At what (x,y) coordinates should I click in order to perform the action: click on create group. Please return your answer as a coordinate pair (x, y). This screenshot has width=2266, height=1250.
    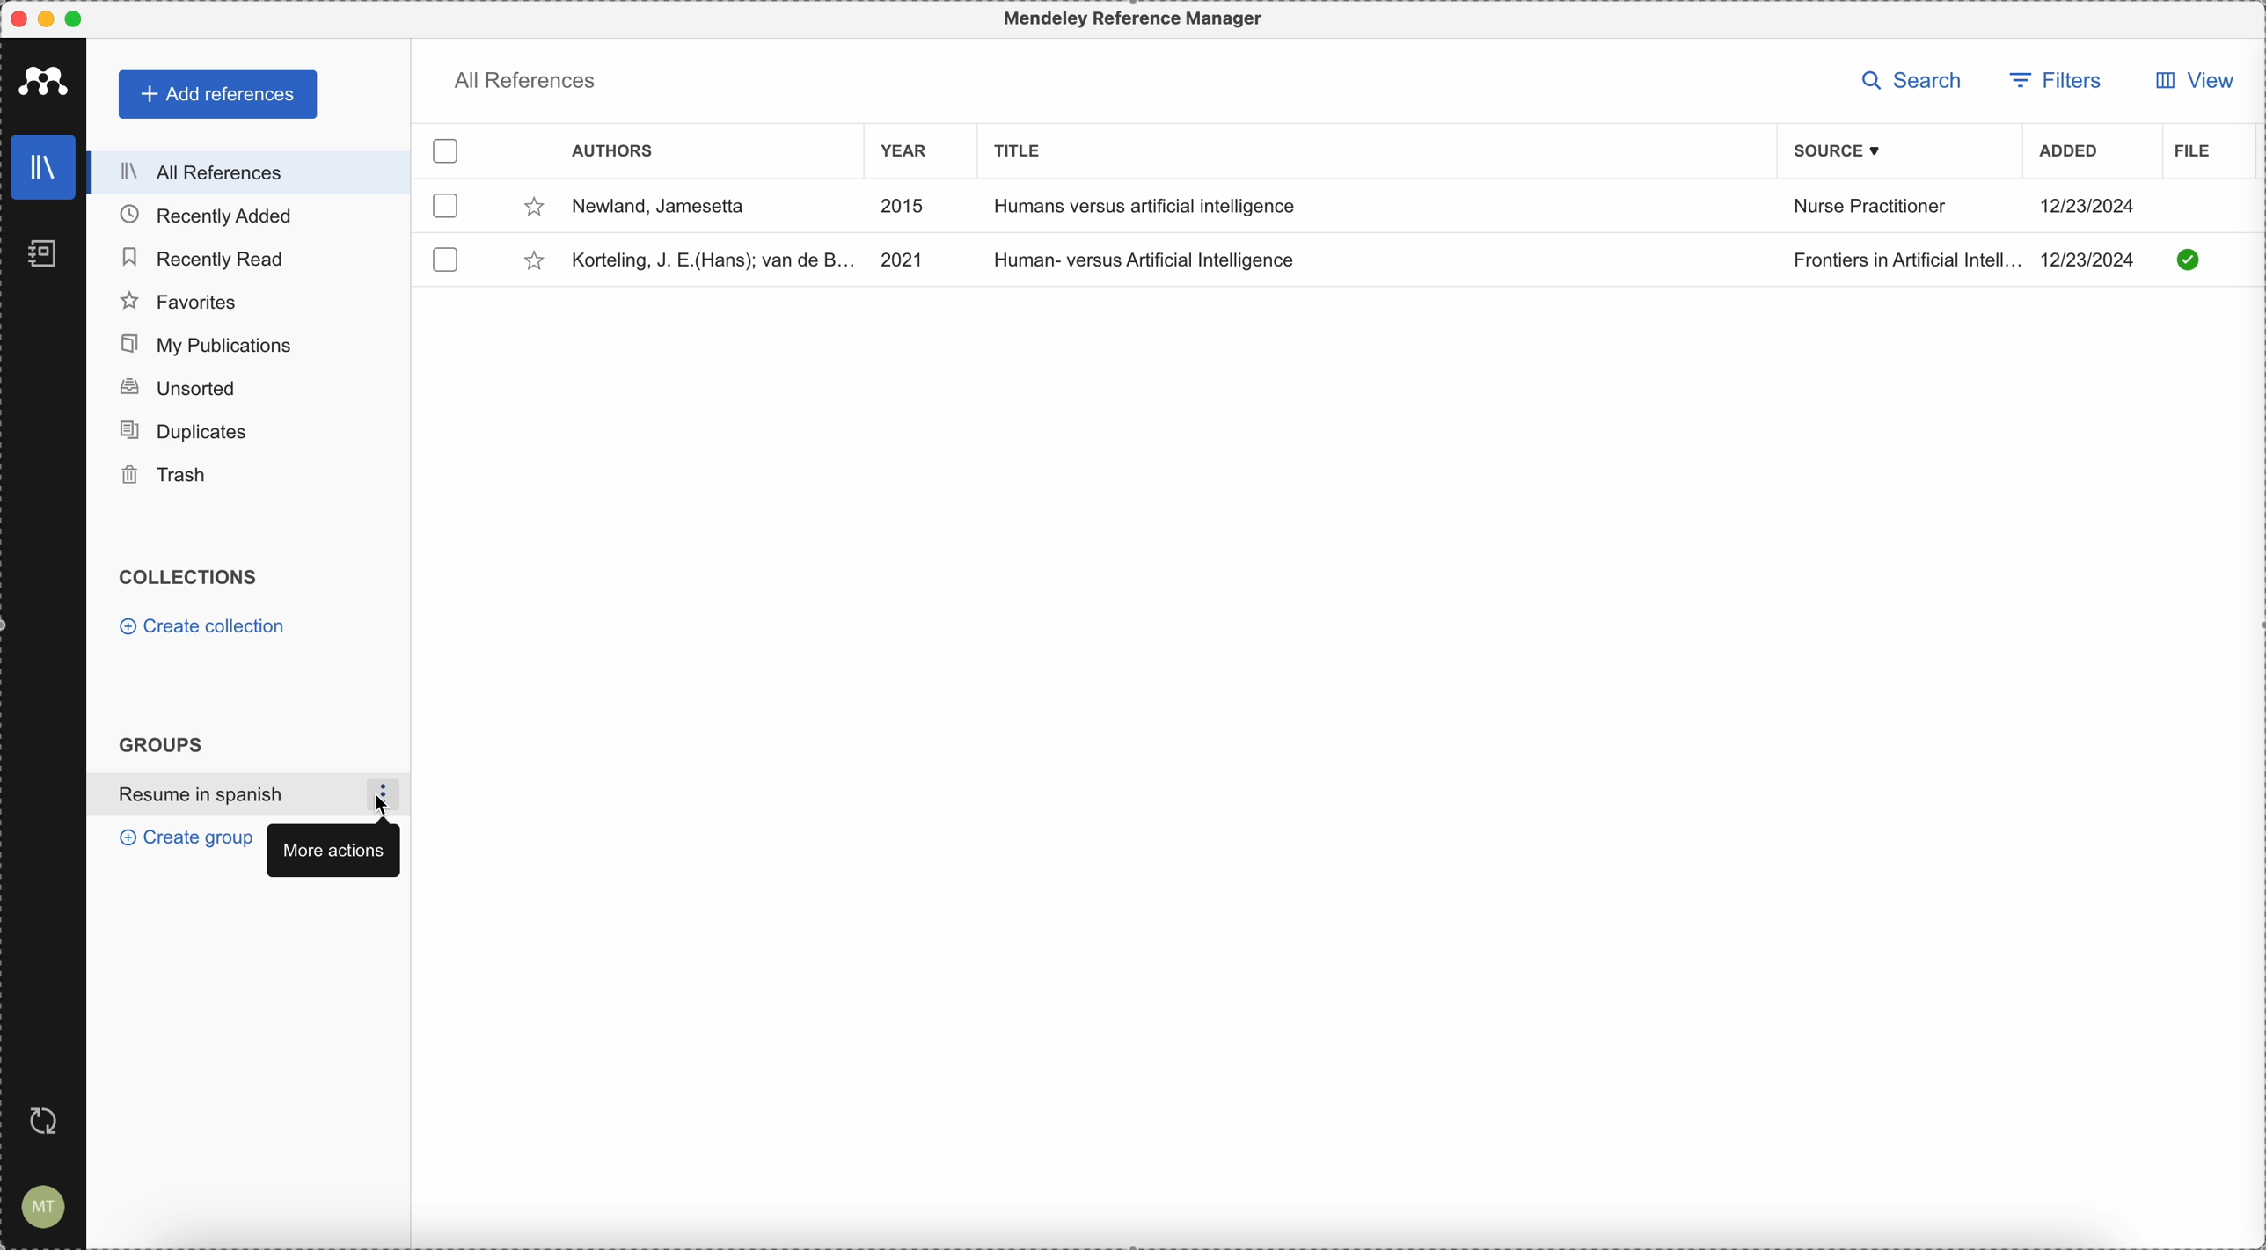
    Looking at the image, I should click on (180, 839).